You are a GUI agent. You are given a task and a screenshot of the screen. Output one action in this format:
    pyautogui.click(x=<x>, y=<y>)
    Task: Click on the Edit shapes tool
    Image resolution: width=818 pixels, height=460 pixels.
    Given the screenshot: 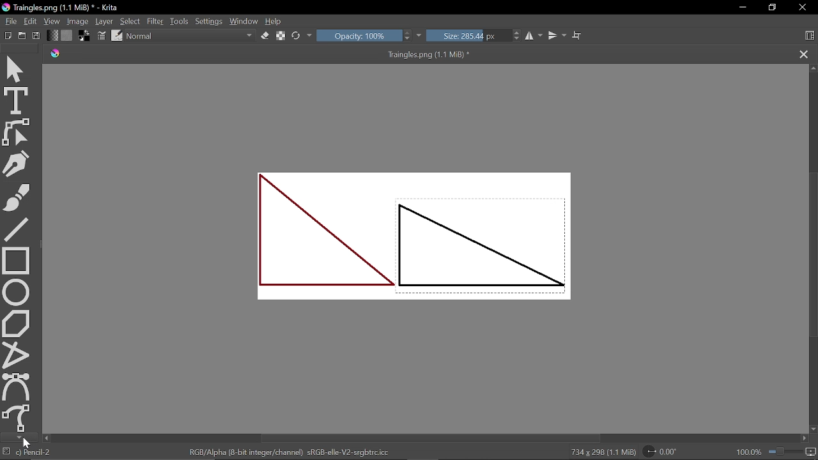 What is the action you would take?
    pyautogui.click(x=20, y=132)
    